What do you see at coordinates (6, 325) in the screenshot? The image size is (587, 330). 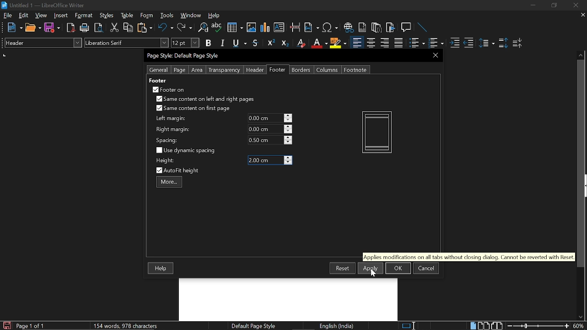 I see `Save` at bounding box center [6, 325].